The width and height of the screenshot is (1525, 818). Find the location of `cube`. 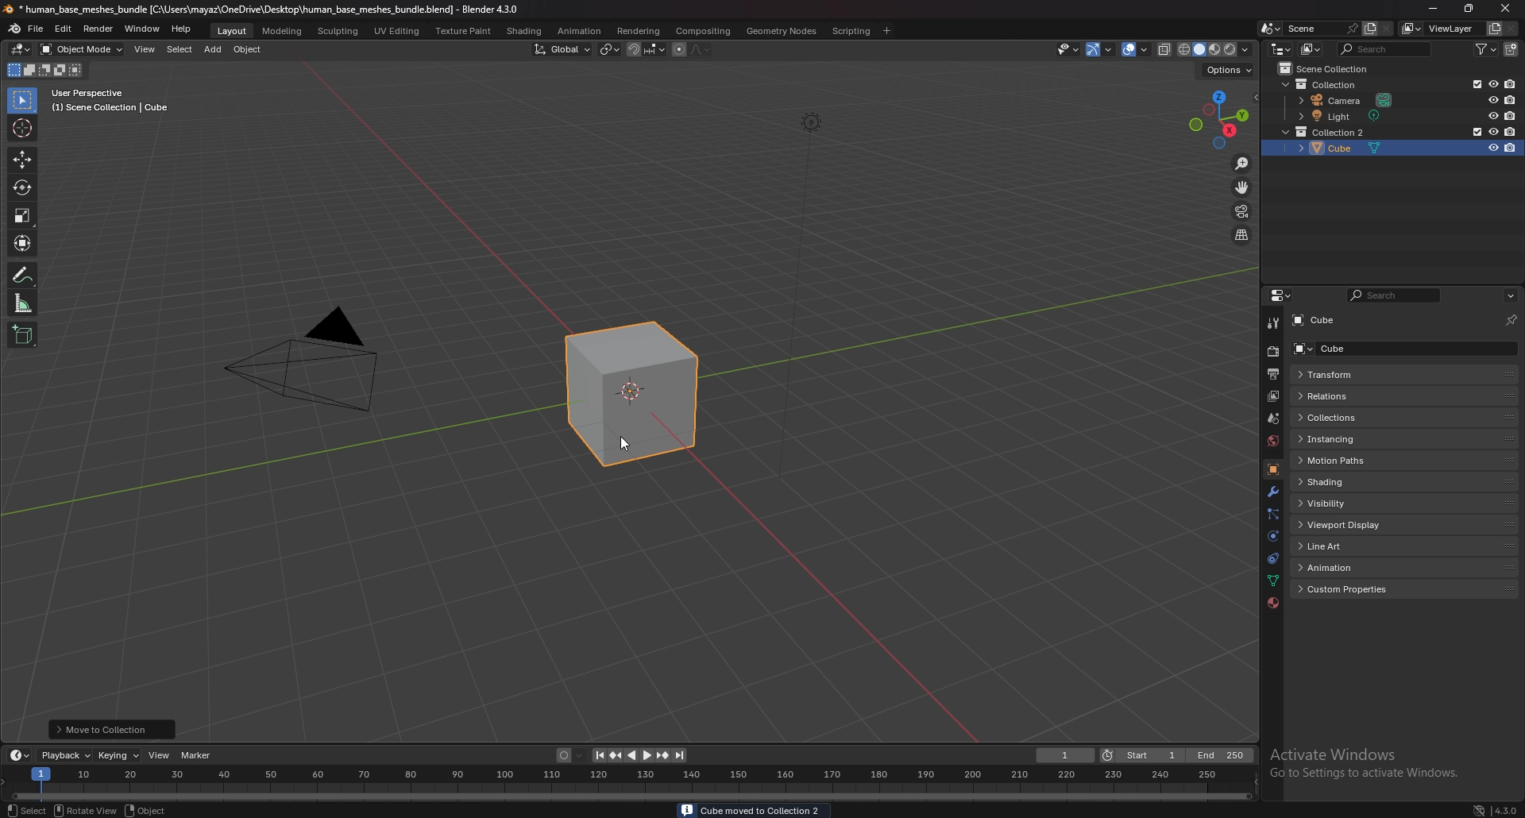

cube is located at coordinates (1351, 348).